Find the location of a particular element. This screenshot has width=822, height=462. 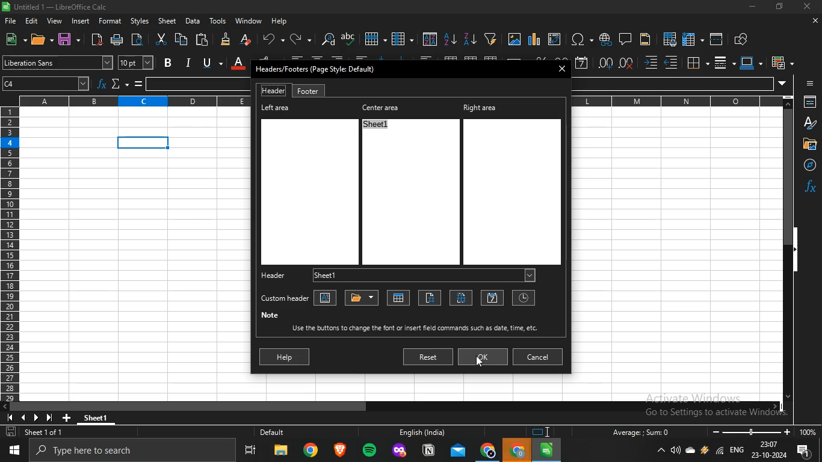

insert or edit pivot table is located at coordinates (554, 38).